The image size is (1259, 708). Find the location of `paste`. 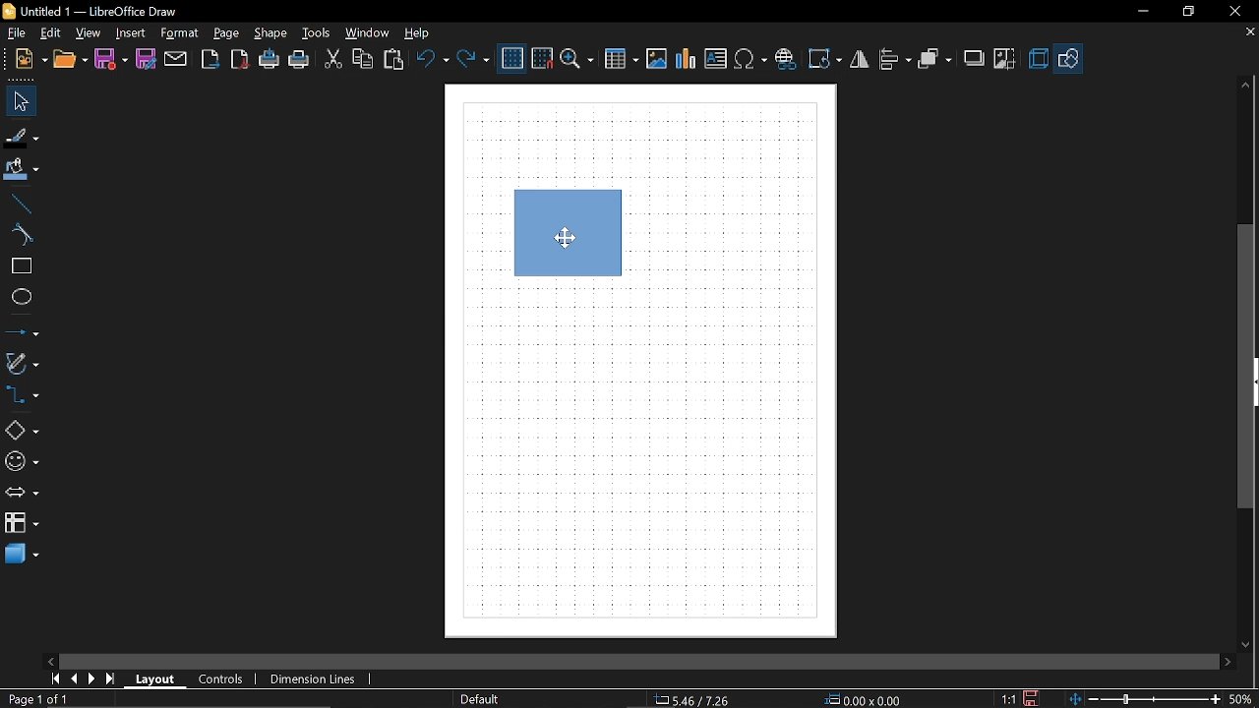

paste is located at coordinates (394, 60).